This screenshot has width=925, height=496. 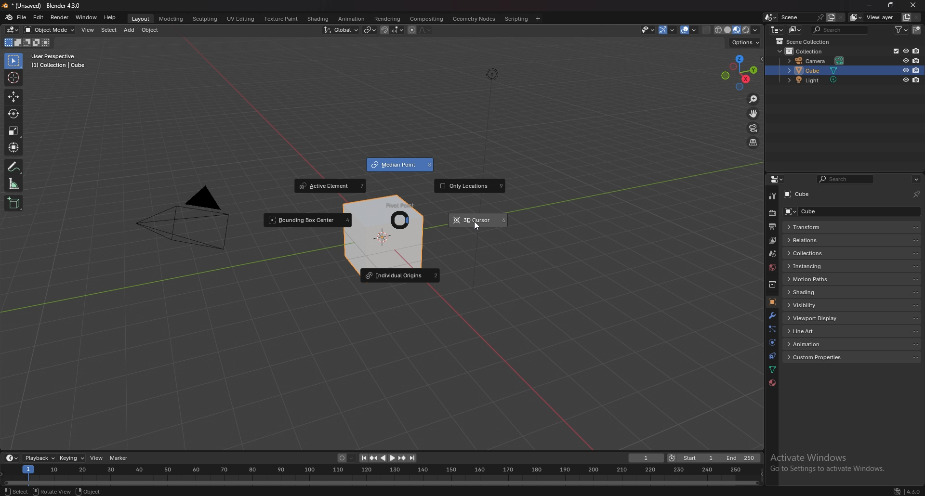 I want to click on selector, so click(x=13, y=61).